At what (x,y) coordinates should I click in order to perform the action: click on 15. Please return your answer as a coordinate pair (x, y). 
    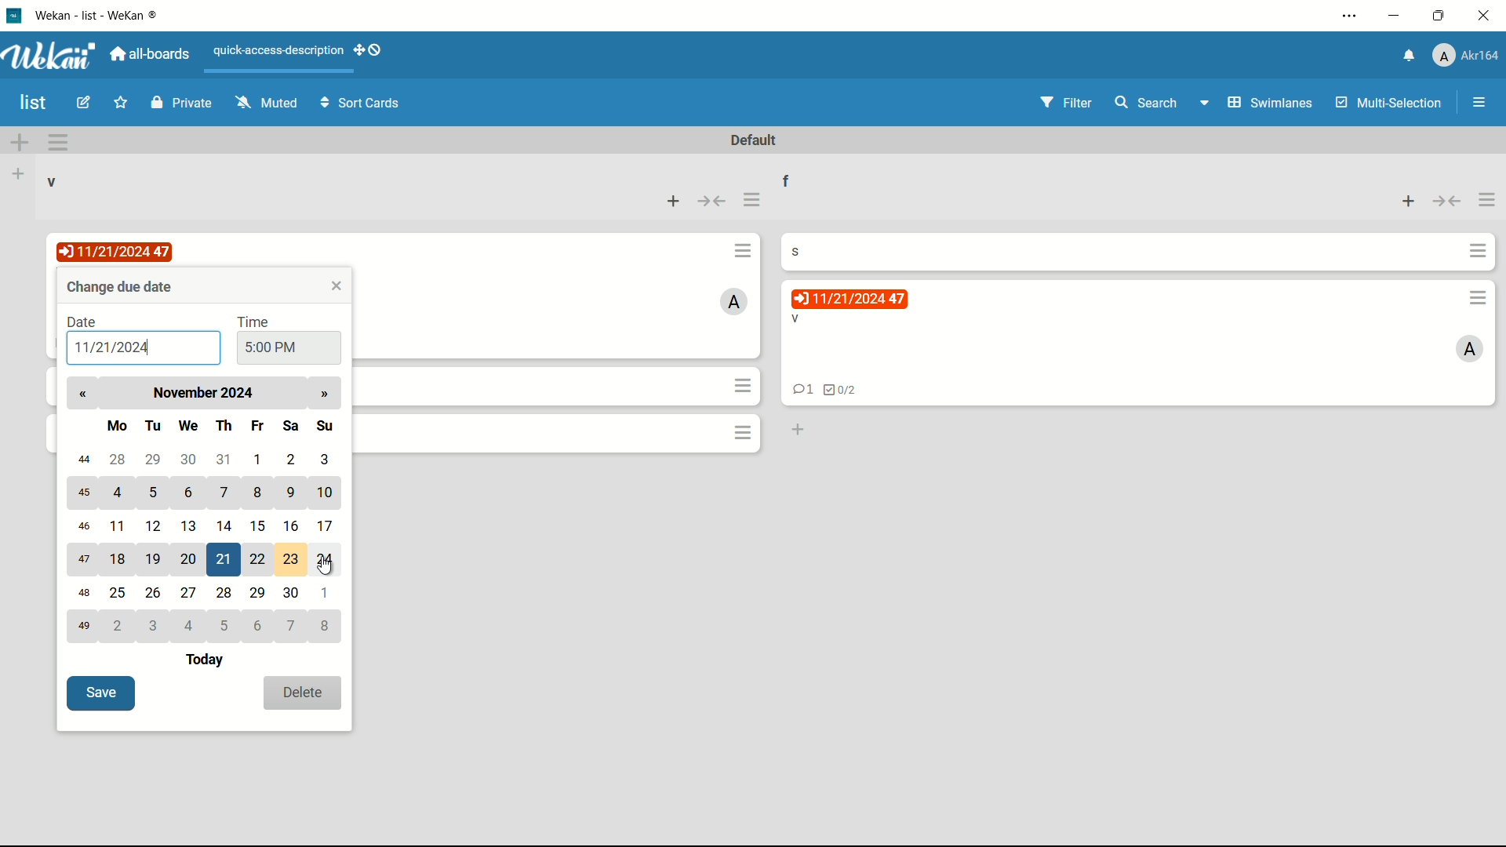
    Looking at the image, I should click on (256, 524).